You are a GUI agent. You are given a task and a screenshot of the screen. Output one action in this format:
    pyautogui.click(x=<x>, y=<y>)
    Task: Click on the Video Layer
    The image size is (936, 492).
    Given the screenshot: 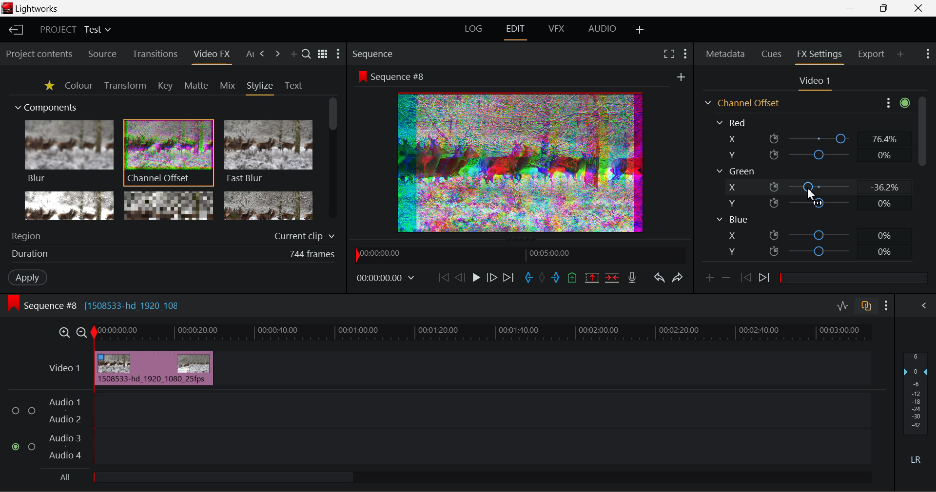 What is the action you would take?
    pyautogui.click(x=65, y=370)
    